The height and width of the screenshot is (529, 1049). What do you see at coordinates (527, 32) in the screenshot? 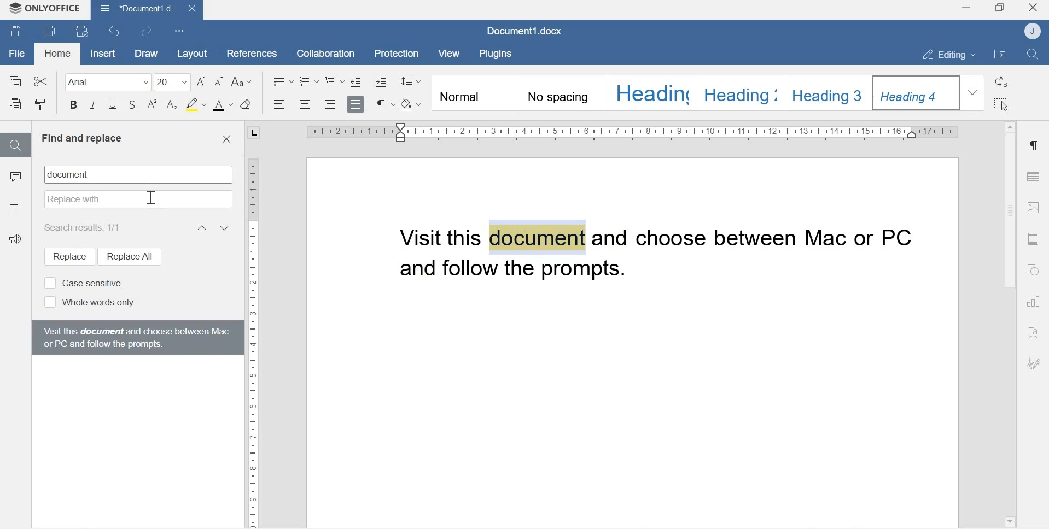
I see `Document1.docx` at bounding box center [527, 32].